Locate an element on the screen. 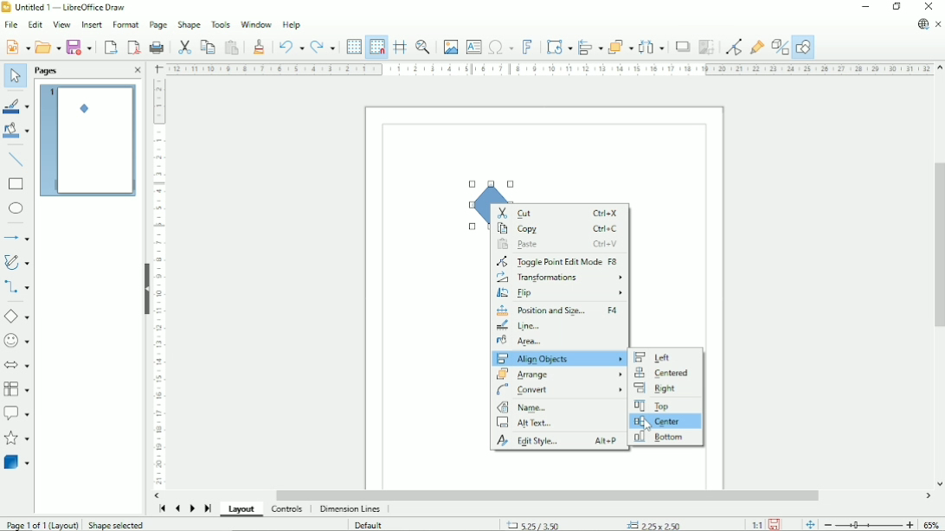 The height and width of the screenshot is (531, 945). Copy is located at coordinates (209, 47).